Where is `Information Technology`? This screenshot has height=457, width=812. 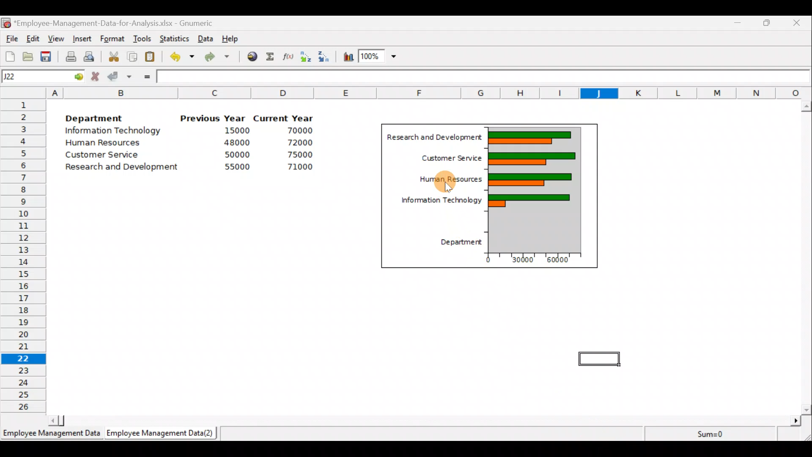 Information Technology is located at coordinates (436, 199).